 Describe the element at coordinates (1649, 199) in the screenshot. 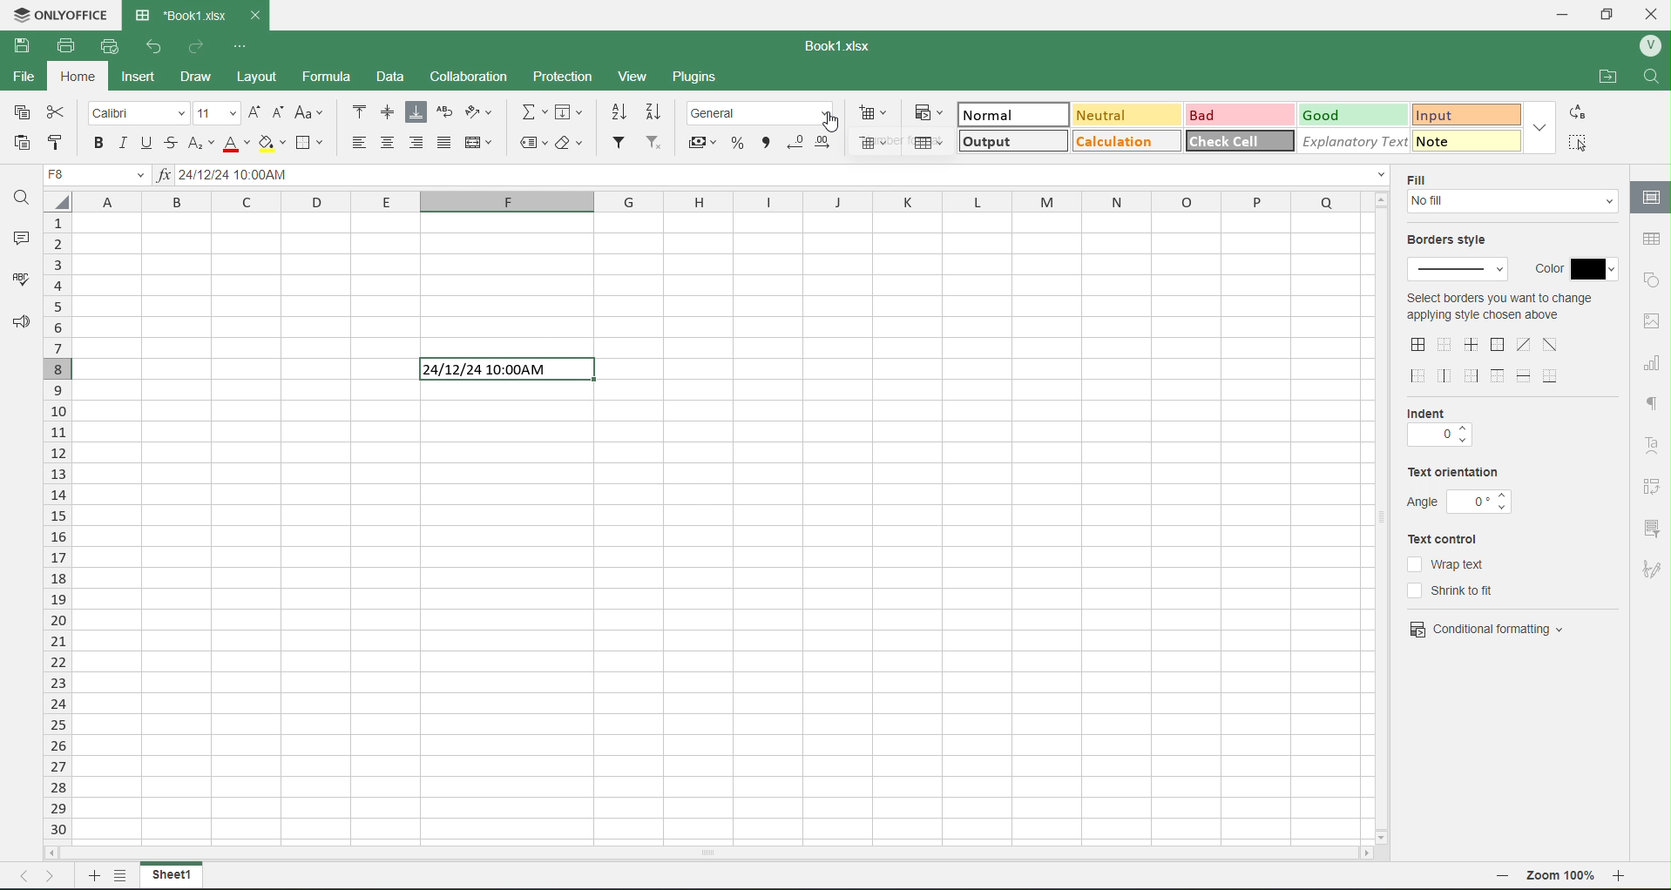

I see `drawing` at that location.